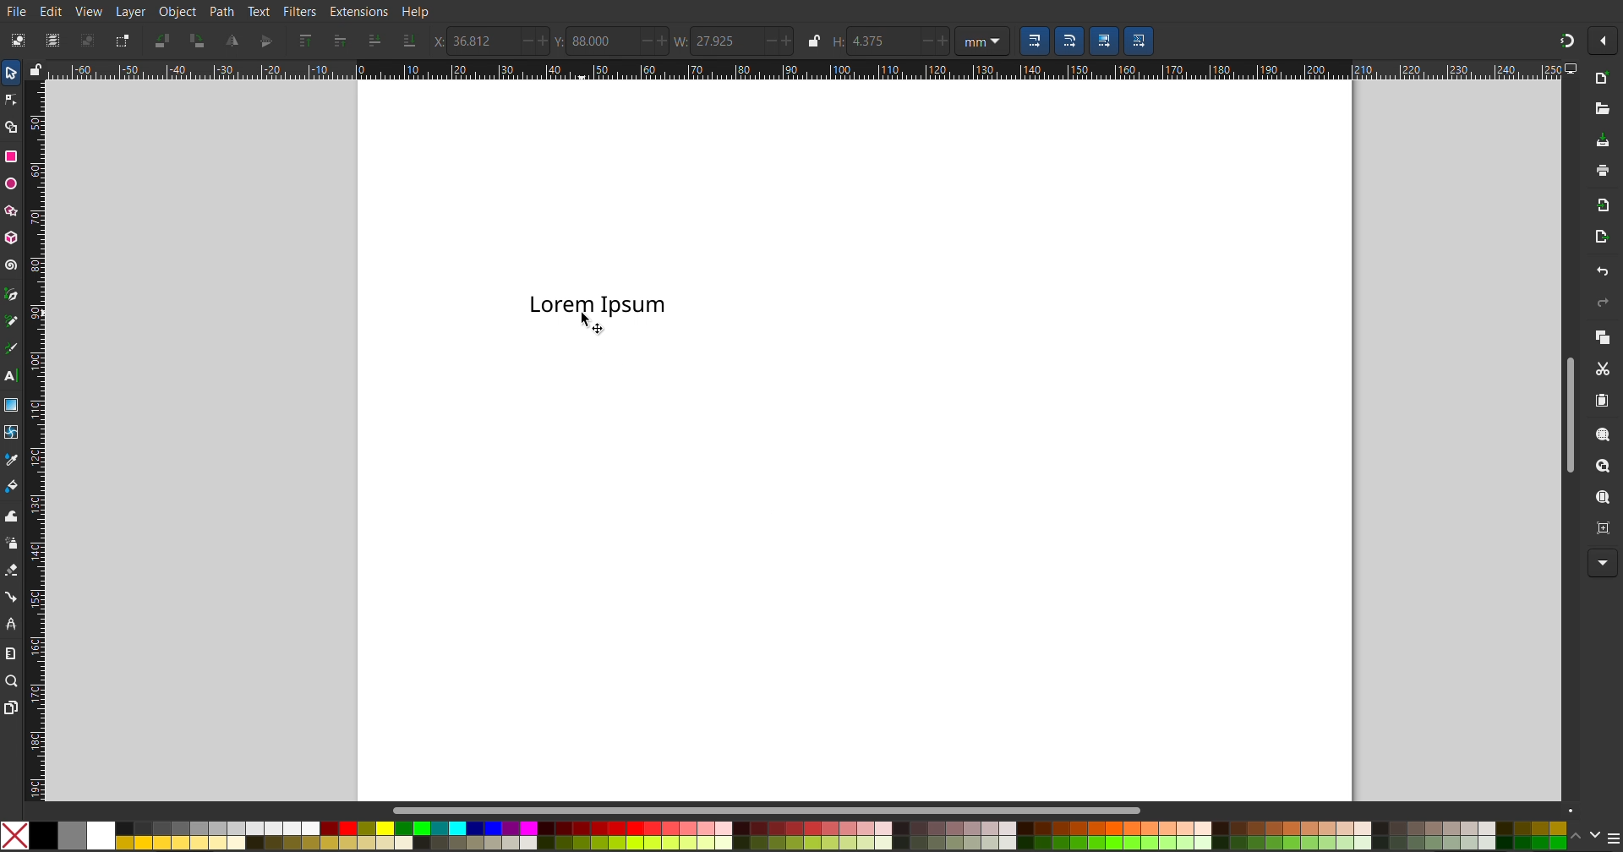 This screenshot has width=1623, height=852. What do you see at coordinates (87, 40) in the screenshot?
I see `Deselected any objects` at bounding box center [87, 40].